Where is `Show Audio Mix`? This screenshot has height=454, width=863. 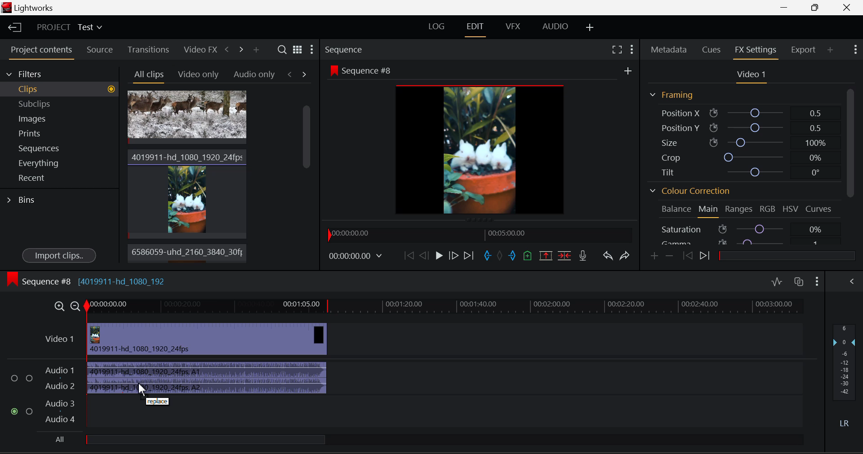
Show Audio Mix is located at coordinates (851, 280).